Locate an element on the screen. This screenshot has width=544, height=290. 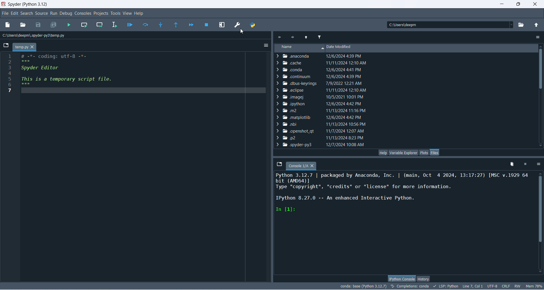
step into function is located at coordinates (161, 25).